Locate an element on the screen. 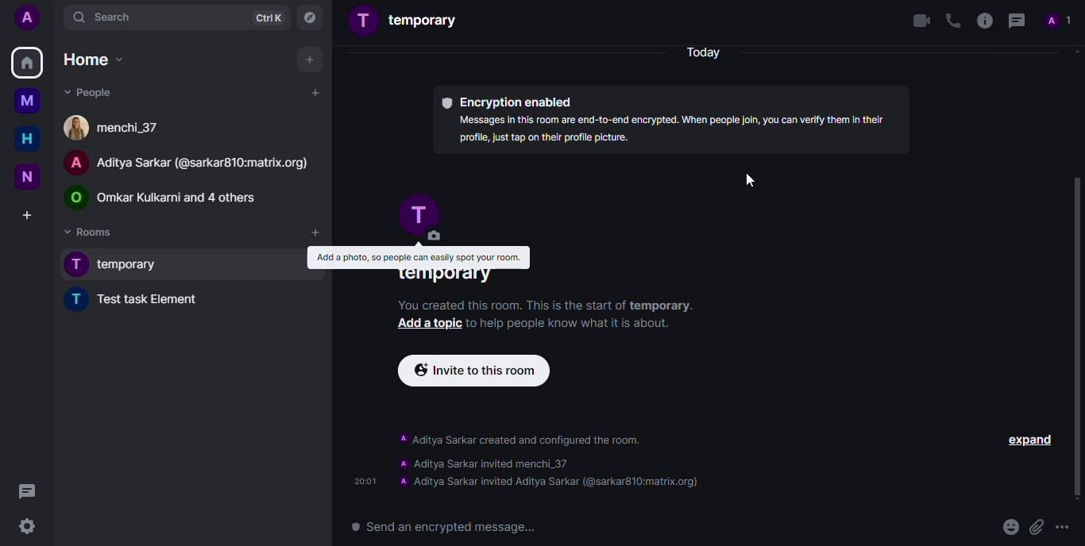  more is located at coordinates (1069, 527).